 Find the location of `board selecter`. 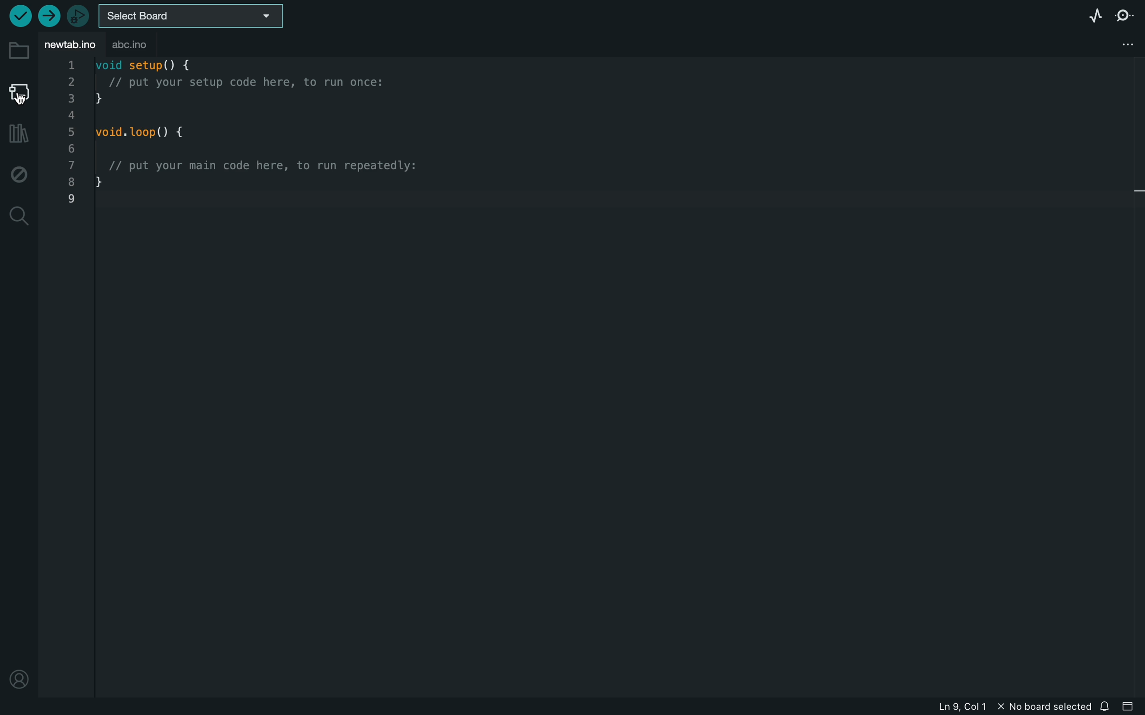

board selecter is located at coordinates (189, 17).